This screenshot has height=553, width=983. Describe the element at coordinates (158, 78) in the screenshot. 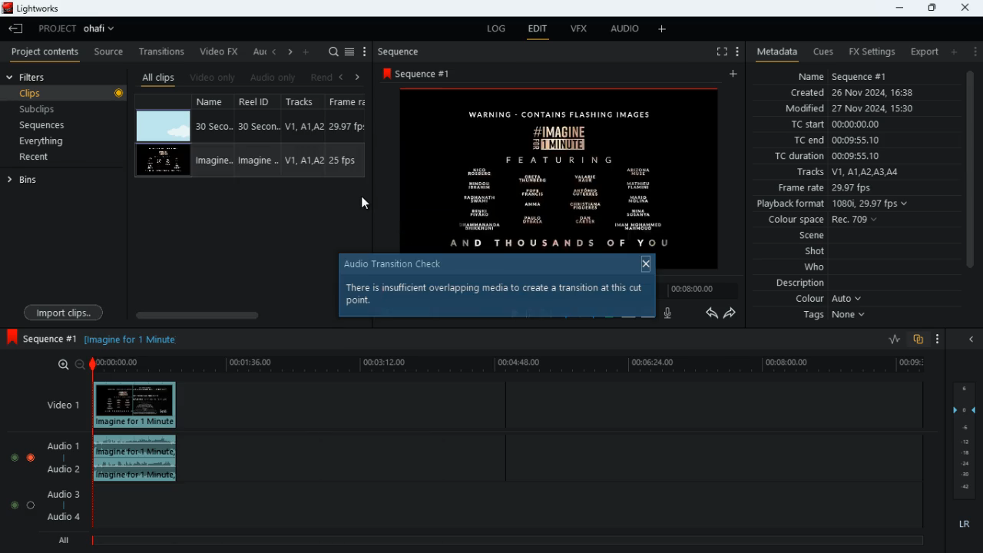

I see `all clips` at that location.